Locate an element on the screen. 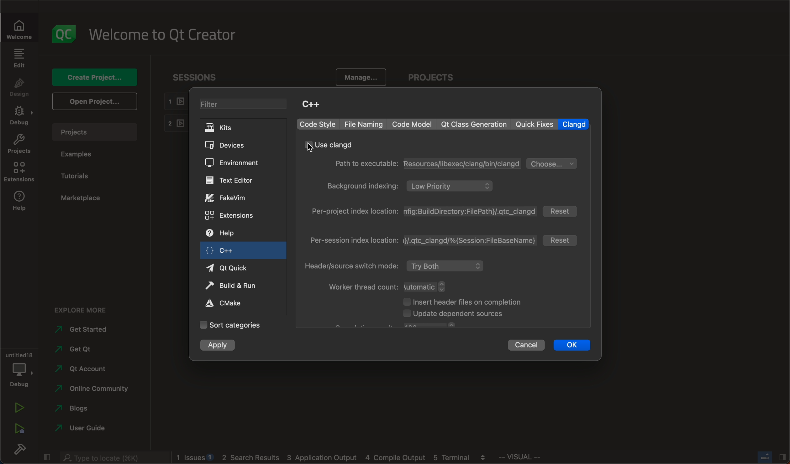 The width and height of the screenshot is (790, 464). projects is located at coordinates (96, 132).